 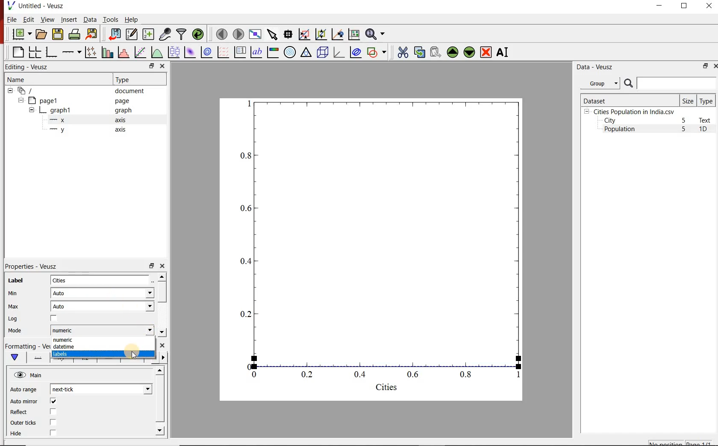 I want to click on Edit, so click(x=28, y=20).